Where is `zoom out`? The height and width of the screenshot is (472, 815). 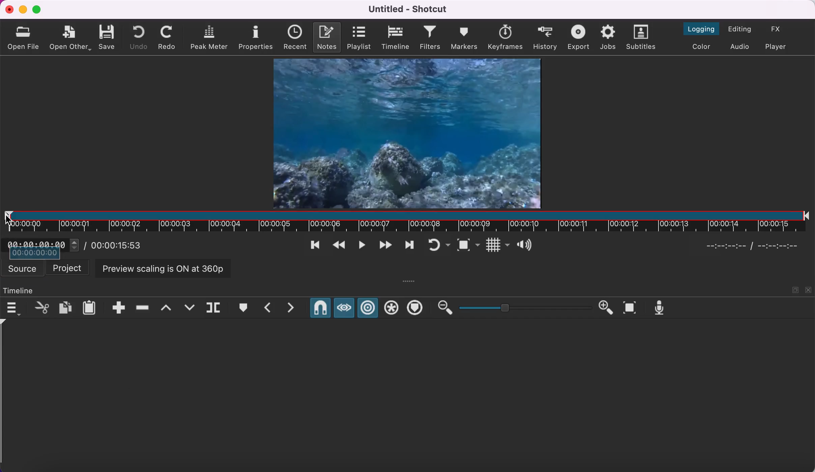
zoom out is located at coordinates (444, 308).